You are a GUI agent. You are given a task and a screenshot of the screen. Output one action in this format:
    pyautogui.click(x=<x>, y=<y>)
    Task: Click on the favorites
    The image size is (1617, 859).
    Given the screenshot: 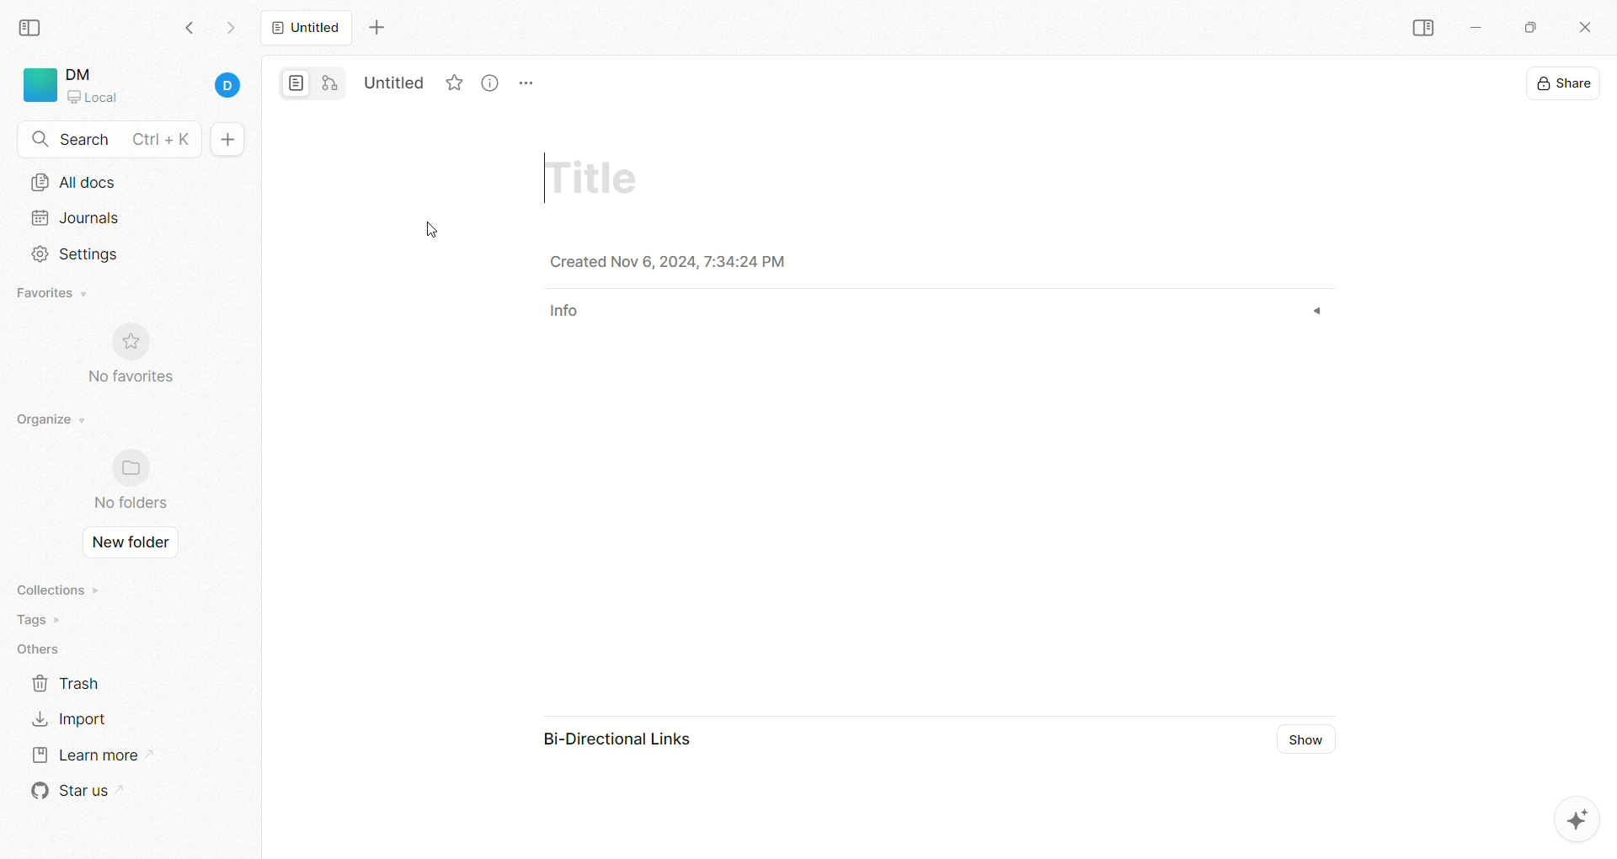 What is the action you would take?
    pyautogui.click(x=456, y=80)
    